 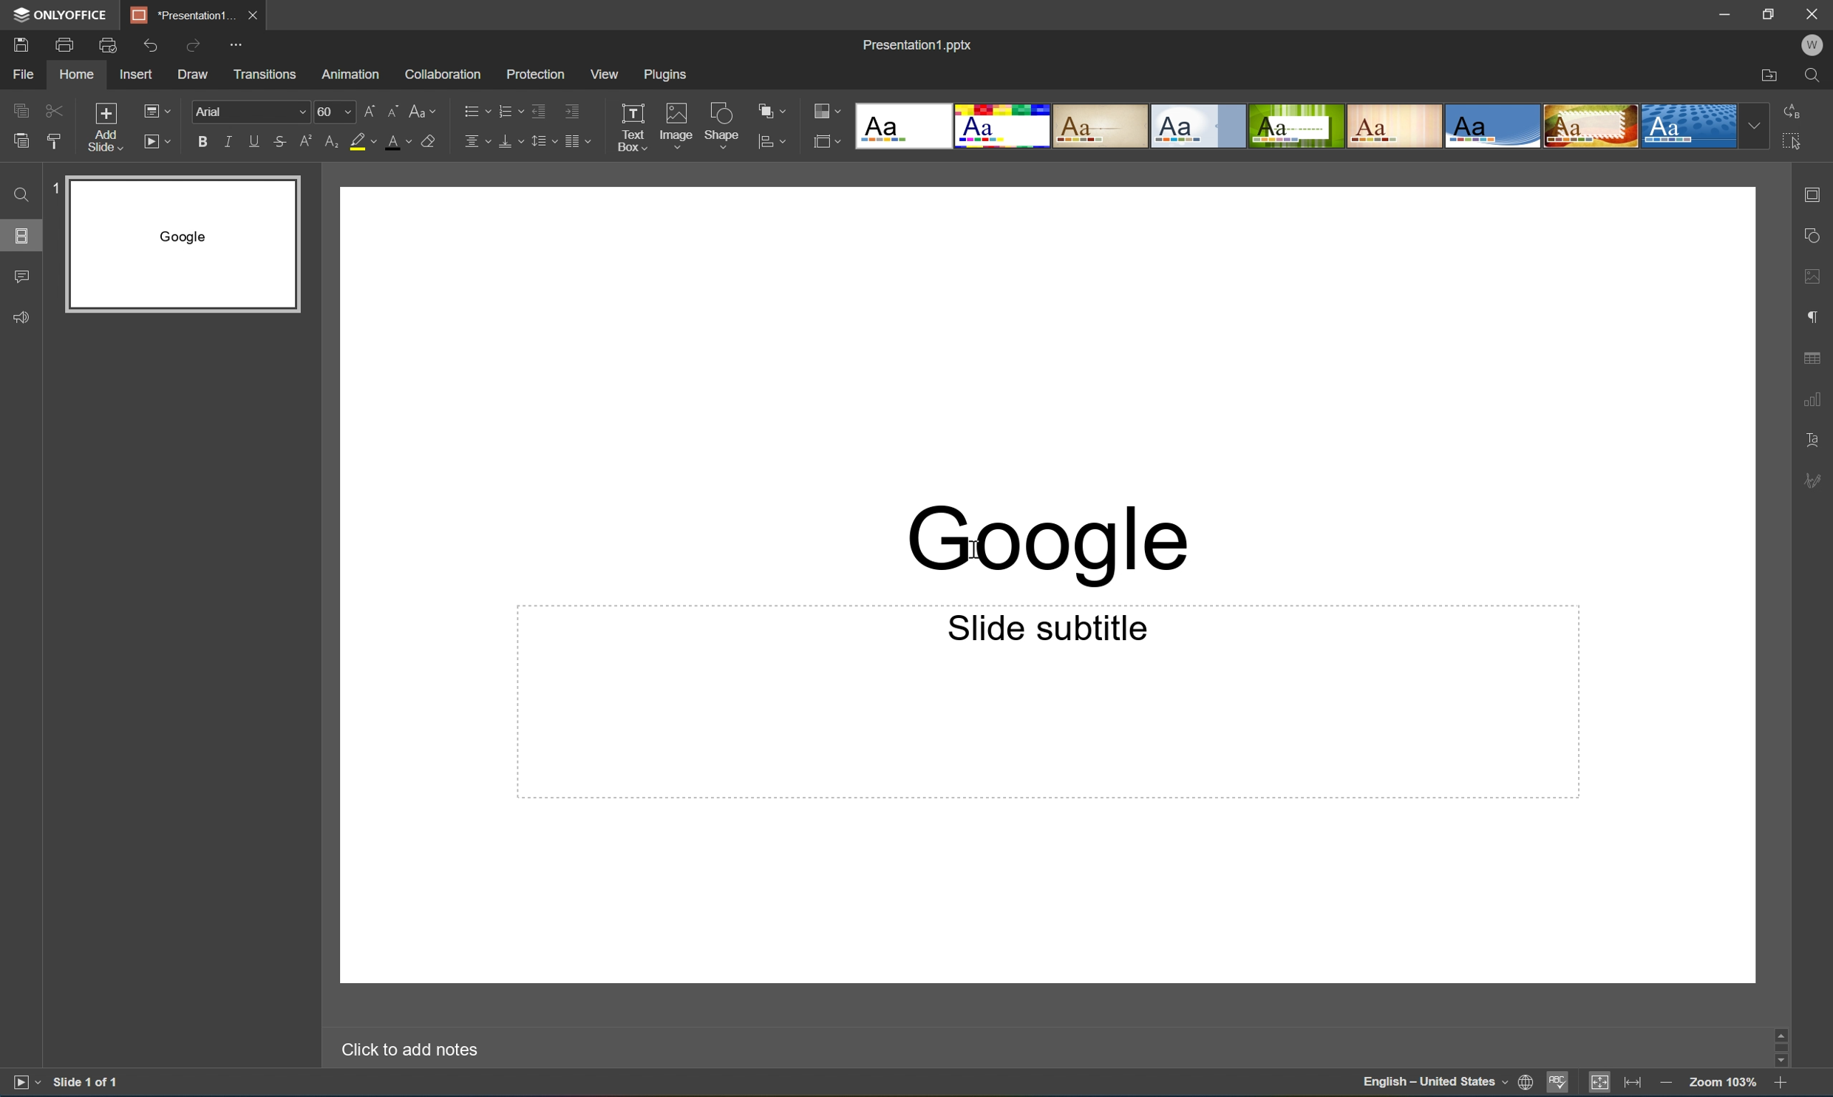 I want to click on Chart settings, so click(x=1812, y=399).